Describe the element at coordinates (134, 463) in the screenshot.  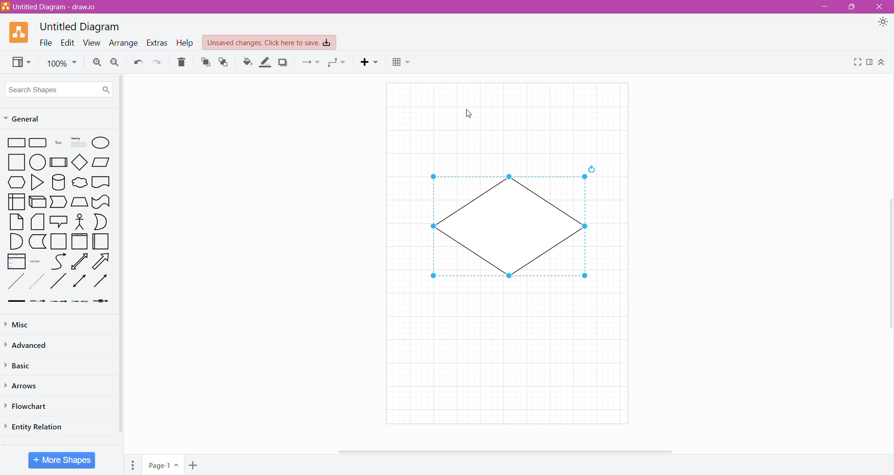
I see `` at that location.